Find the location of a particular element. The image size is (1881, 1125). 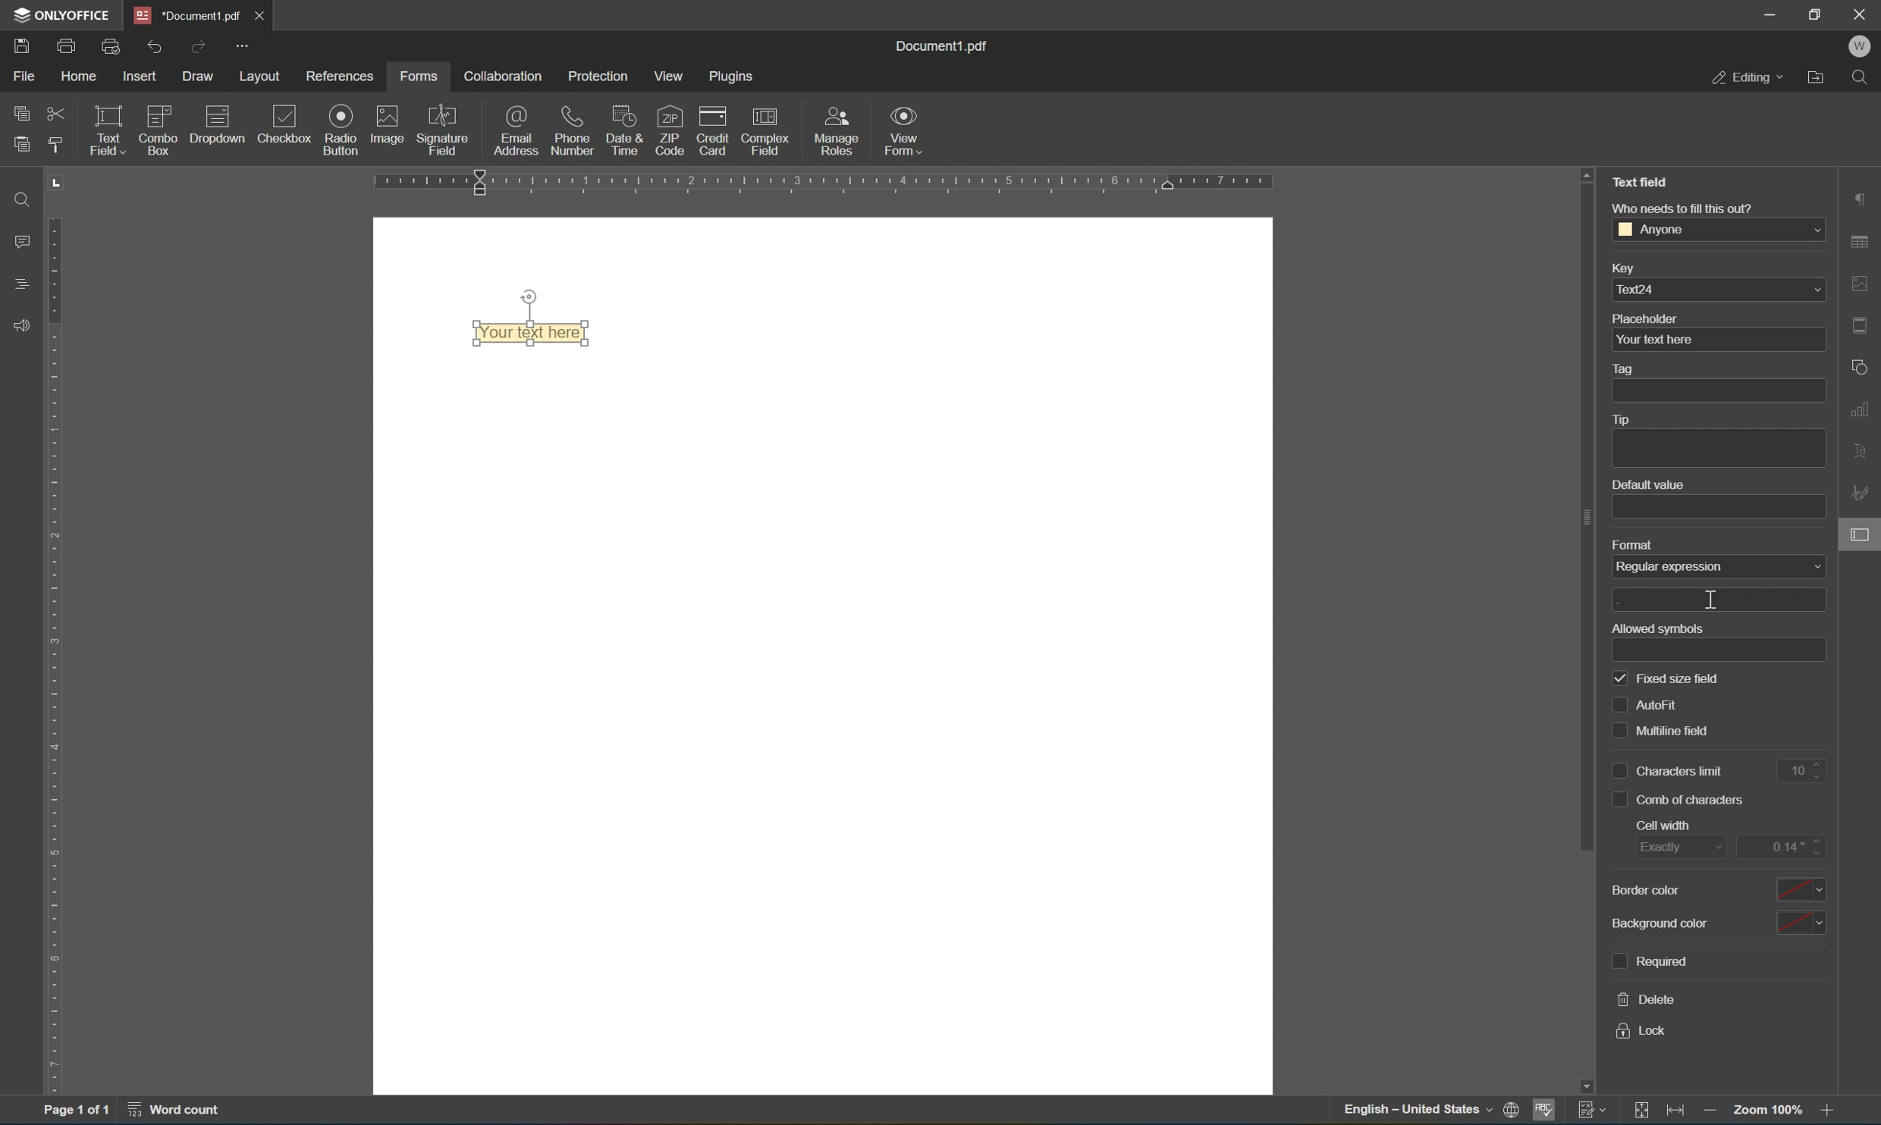

home is located at coordinates (78, 80).